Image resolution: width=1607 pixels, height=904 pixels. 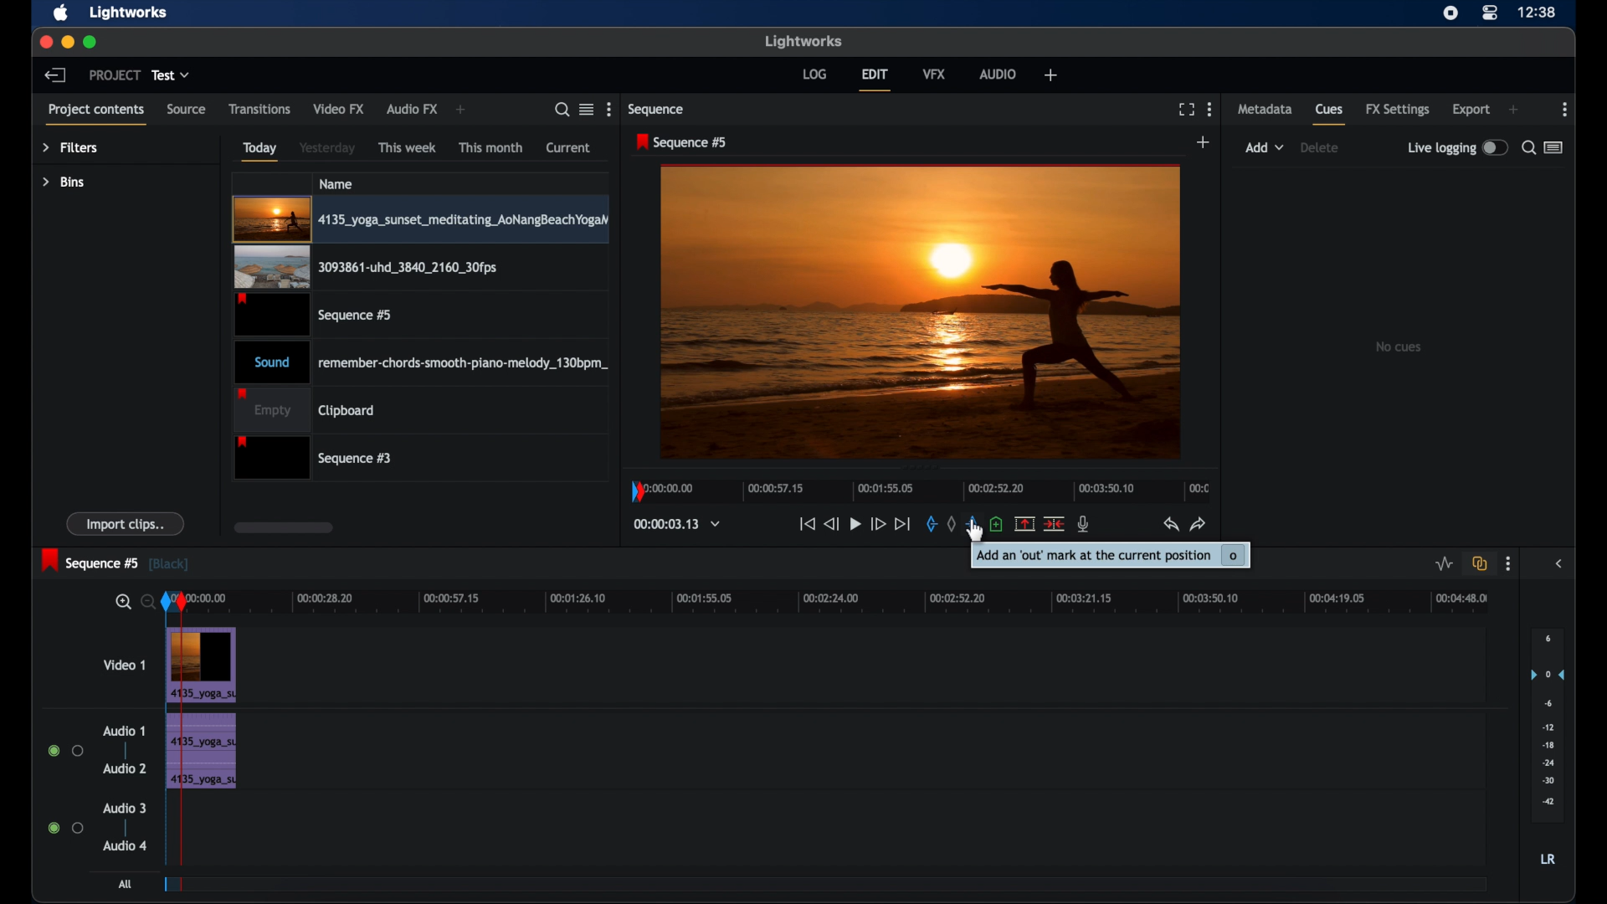 I want to click on lightworks, so click(x=130, y=13).